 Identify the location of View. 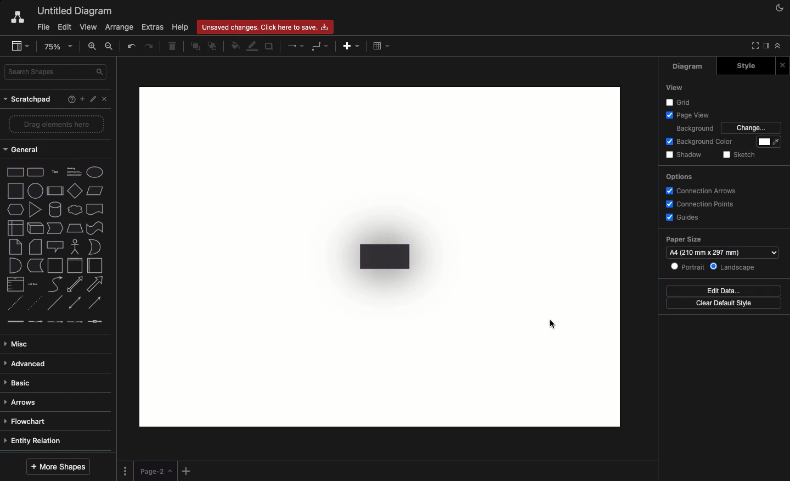
(89, 27).